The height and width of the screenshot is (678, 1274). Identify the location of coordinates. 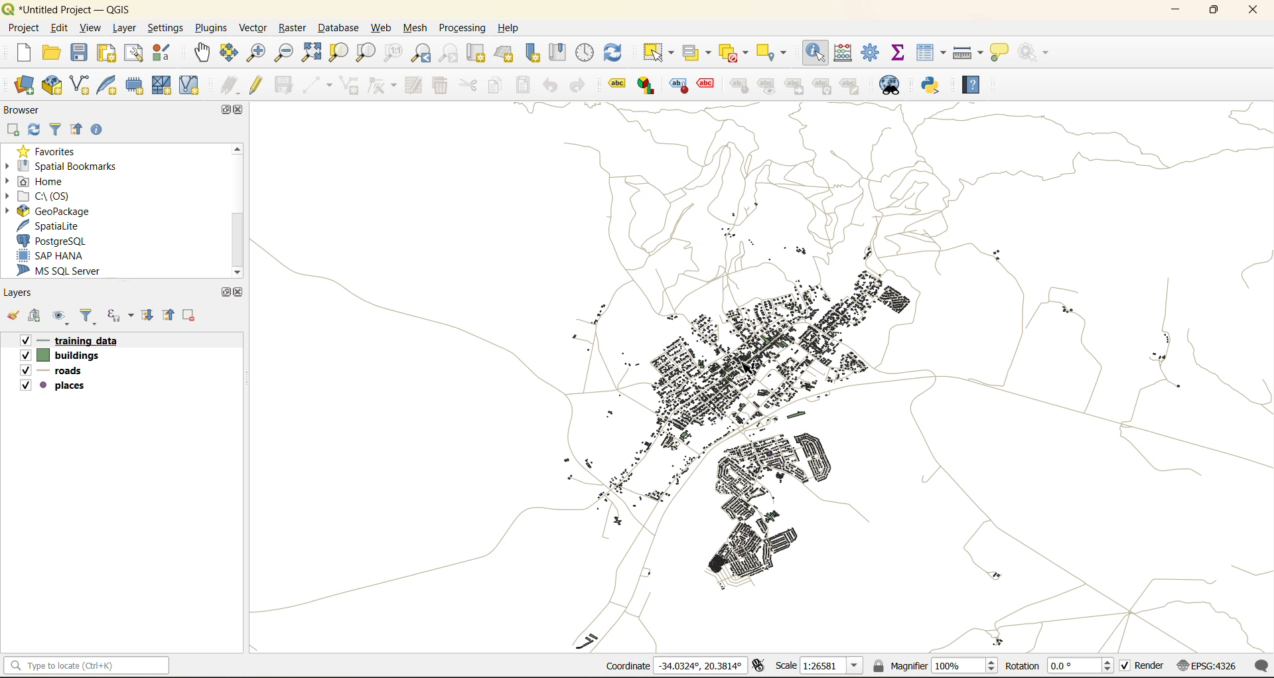
(673, 667).